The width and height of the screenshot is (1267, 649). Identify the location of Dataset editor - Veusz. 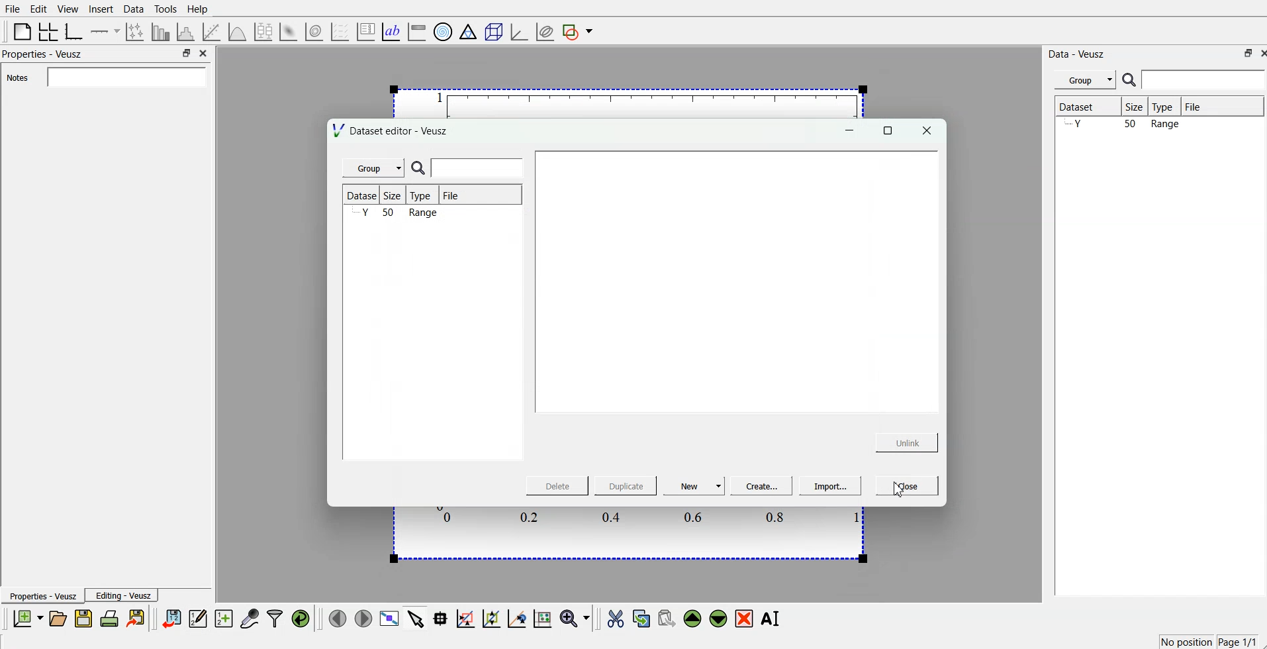
(393, 130).